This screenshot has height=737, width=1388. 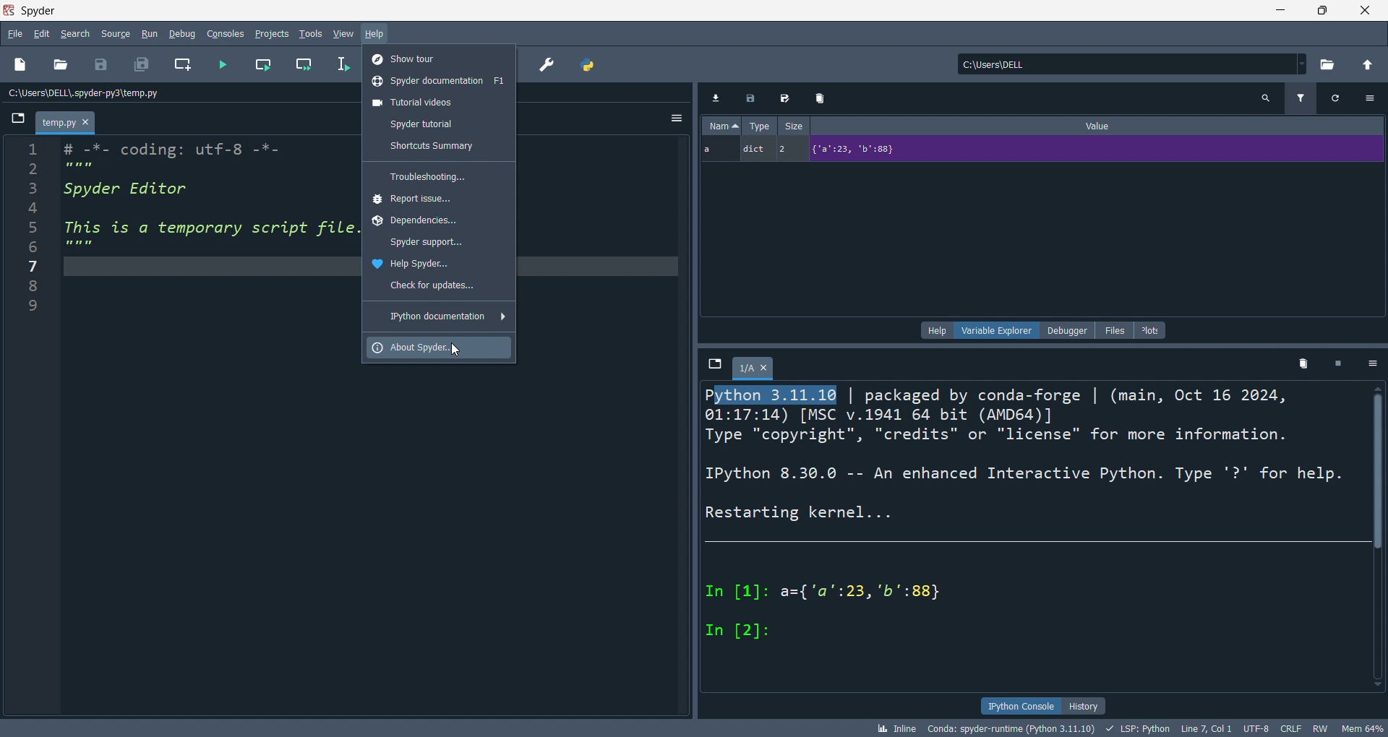 What do you see at coordinates (344, 35) in the screenshot?
I see `view` at bounding box center [344, 35].